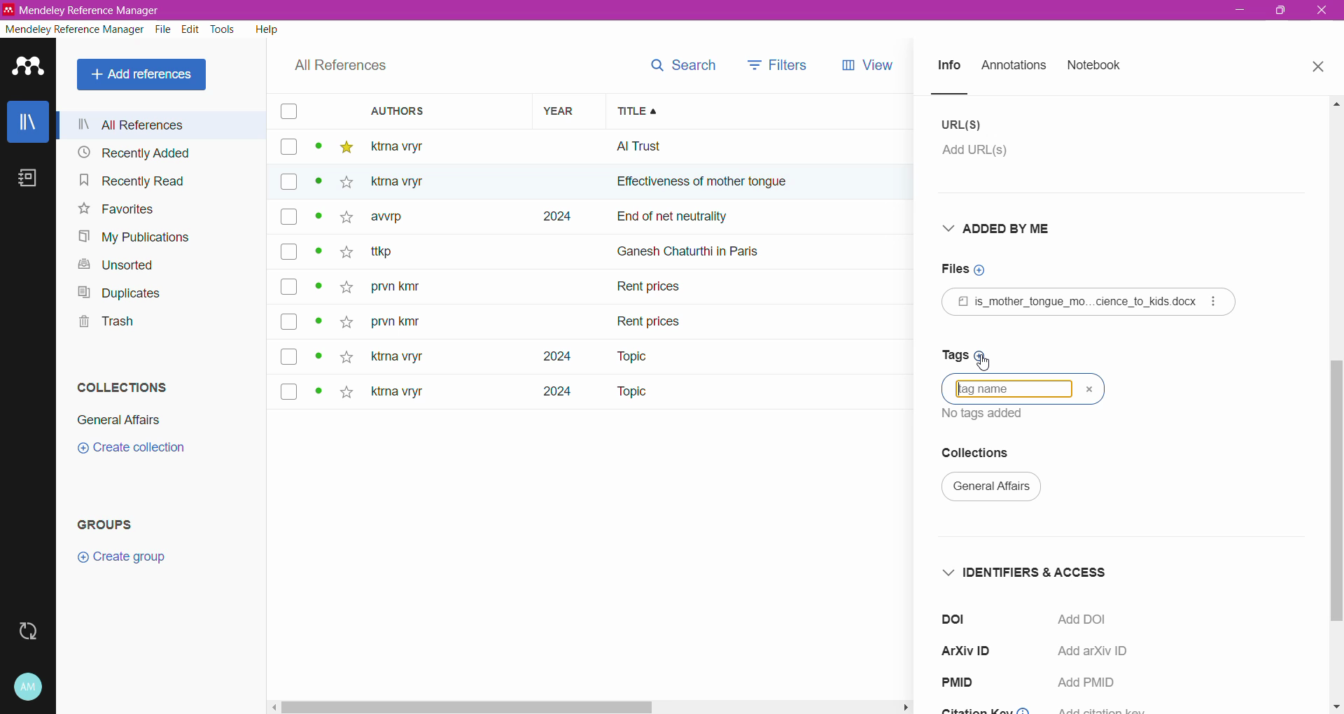 The width and height of the screenshot is (1344, 714). What do you see at coordinates (997, 486) in the screenshot?
I see `general affairs` at bounding box center [997, 486].